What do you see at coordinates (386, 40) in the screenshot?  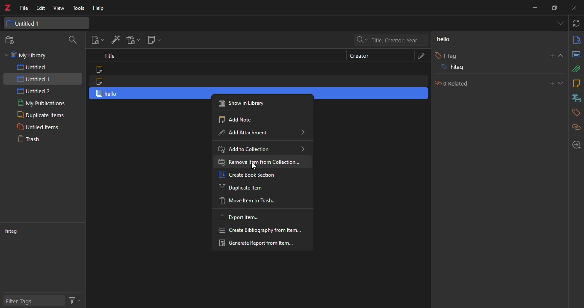 I see `search` at bounding box center [386, 40].